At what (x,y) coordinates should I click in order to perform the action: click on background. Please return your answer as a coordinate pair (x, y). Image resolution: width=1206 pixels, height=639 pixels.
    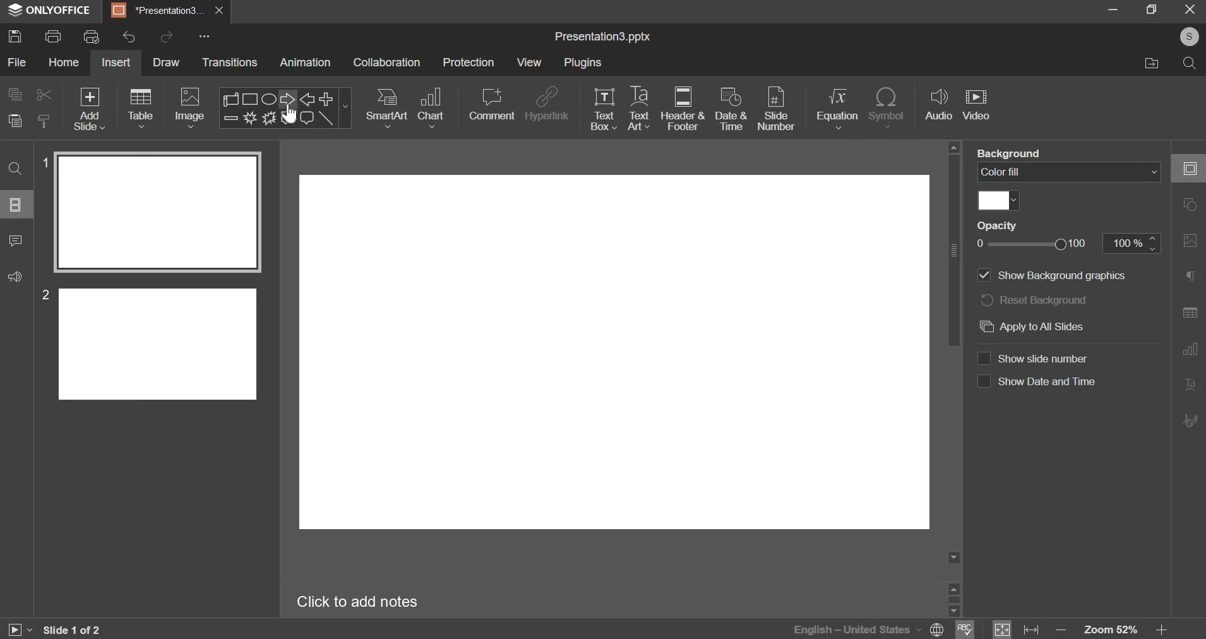
    Looking at the image, I should click on (1010, 152).